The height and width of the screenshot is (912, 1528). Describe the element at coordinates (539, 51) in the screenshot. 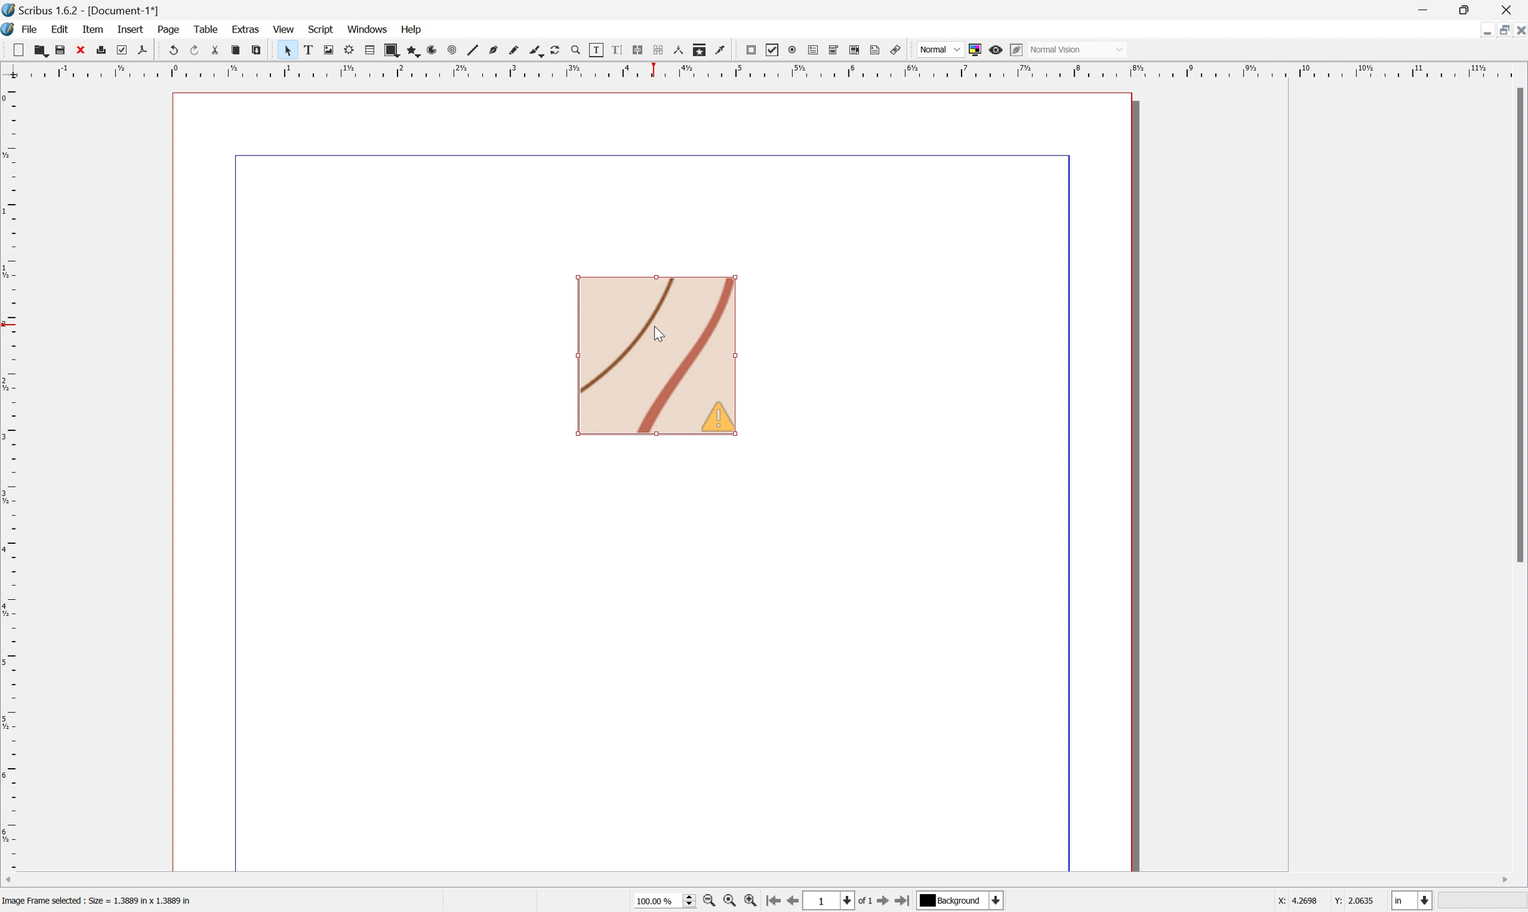

I see `Calligraphic line` at that location.